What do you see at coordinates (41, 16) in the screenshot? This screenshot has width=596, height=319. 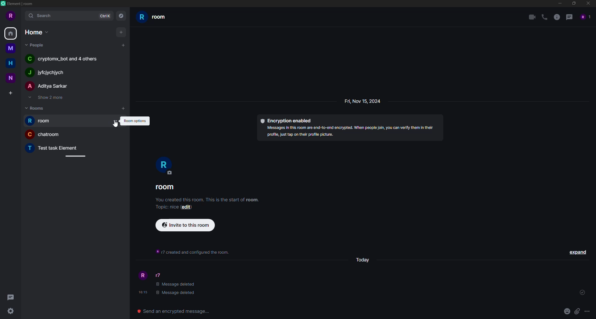 I see `search` at bounding box center [41, 16].